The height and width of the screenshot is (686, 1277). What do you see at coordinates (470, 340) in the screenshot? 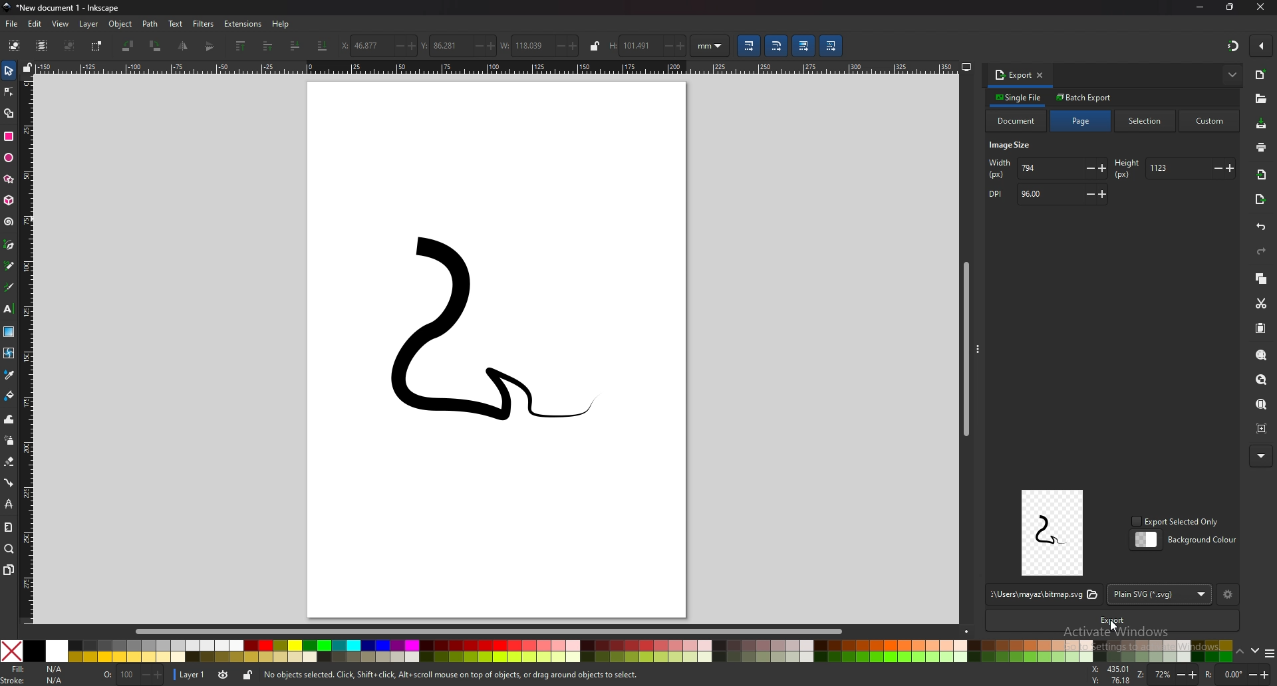
I see `drawing` at bounding box center [470, 340].